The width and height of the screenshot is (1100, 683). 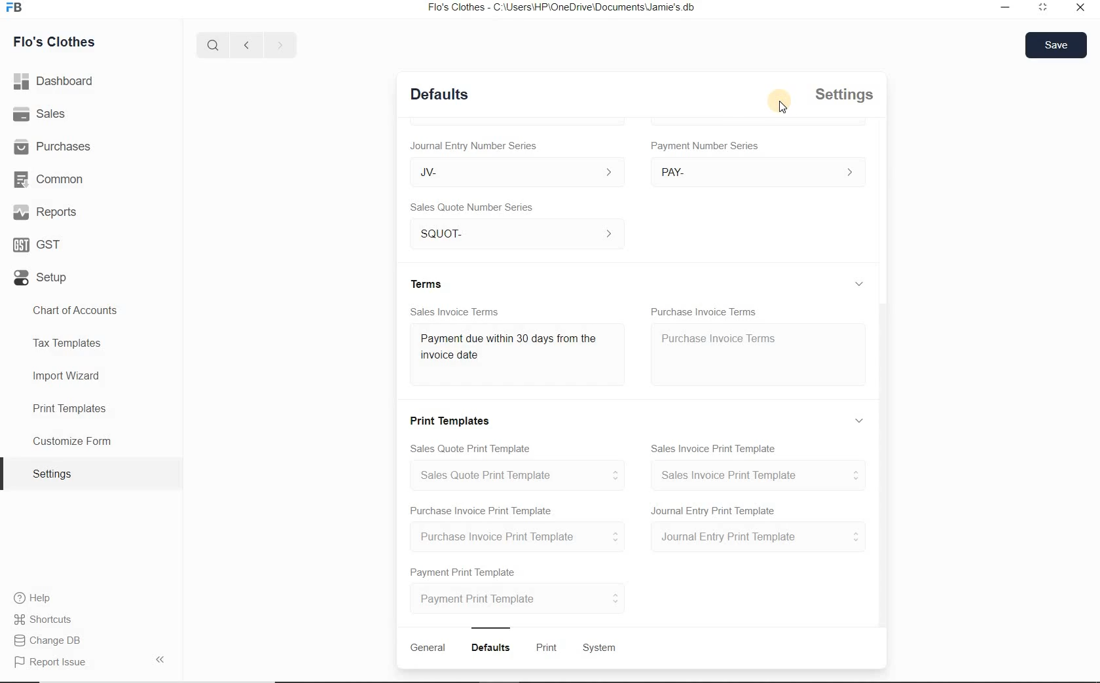 I want to click on Sales Invoice Terms, so click(x=454, y=312).